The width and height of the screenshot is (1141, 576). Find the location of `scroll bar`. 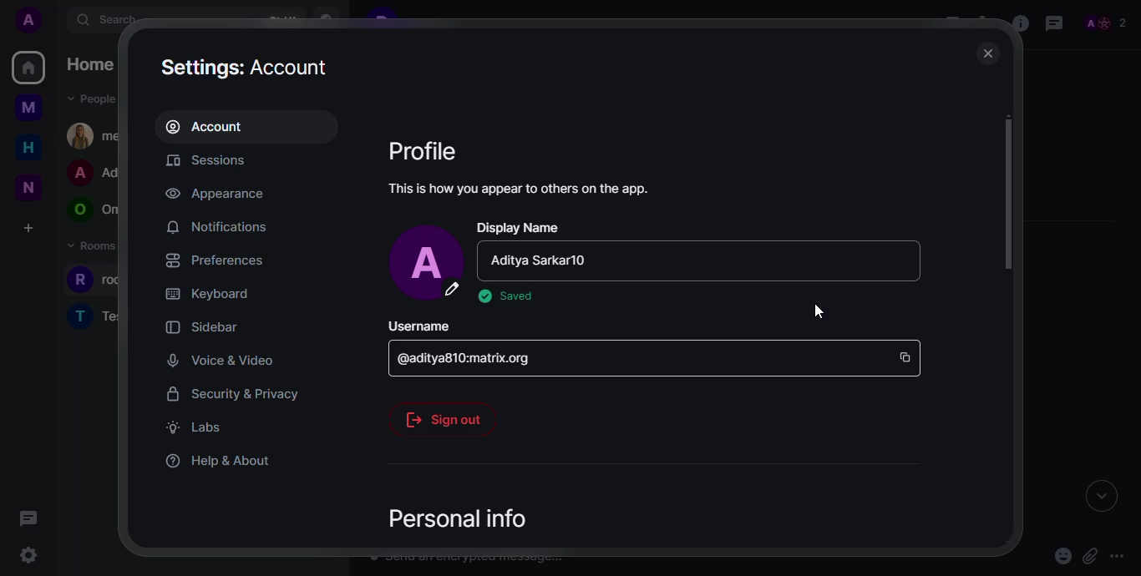

scroll bar is located at coordinates (1008, 205).